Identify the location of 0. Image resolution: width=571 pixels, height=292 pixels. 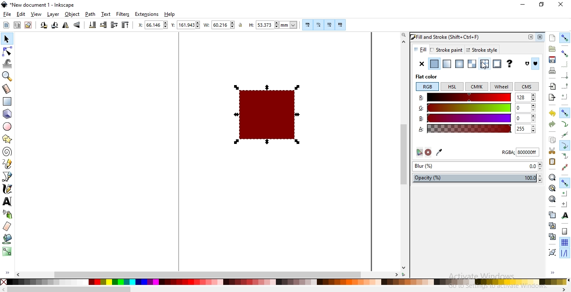
(525, 108).